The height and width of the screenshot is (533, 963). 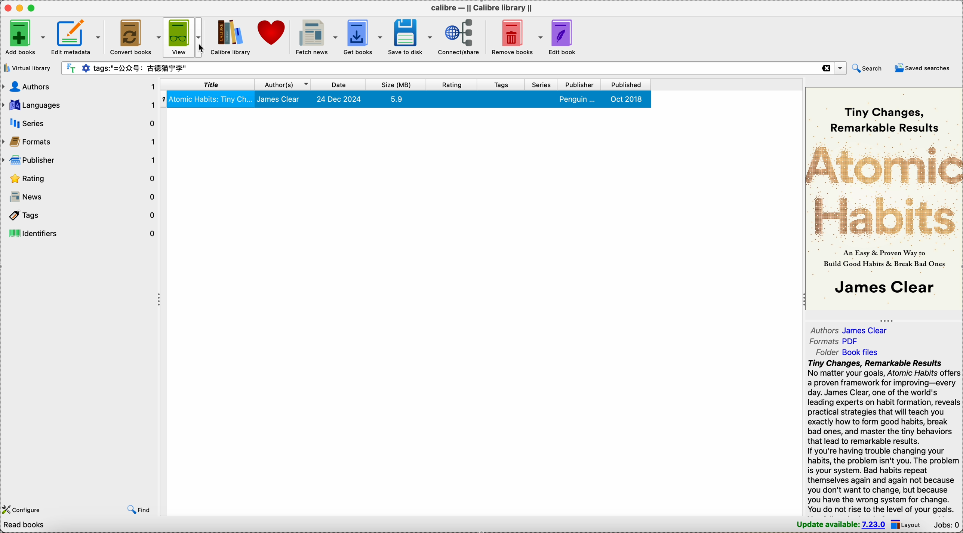 I want to click on saved searches, so click(x=924, y=67).